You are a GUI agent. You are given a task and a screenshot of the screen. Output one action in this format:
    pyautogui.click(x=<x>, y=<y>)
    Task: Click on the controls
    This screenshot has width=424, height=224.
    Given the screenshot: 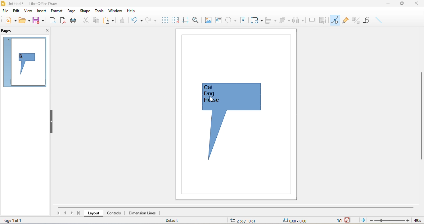 What is the action you would take?
    pyautogui.click(x=115, y=213)
    